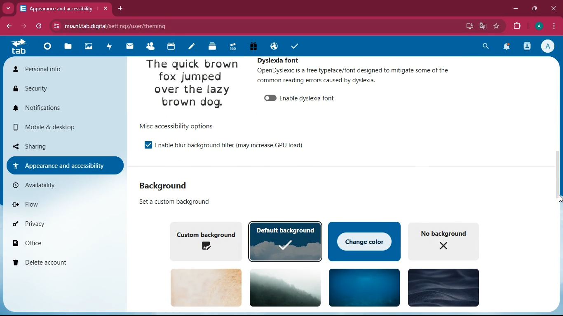  Describe the element at coordinates (60, 263) in the screenshot. I see `delete account` at that location.